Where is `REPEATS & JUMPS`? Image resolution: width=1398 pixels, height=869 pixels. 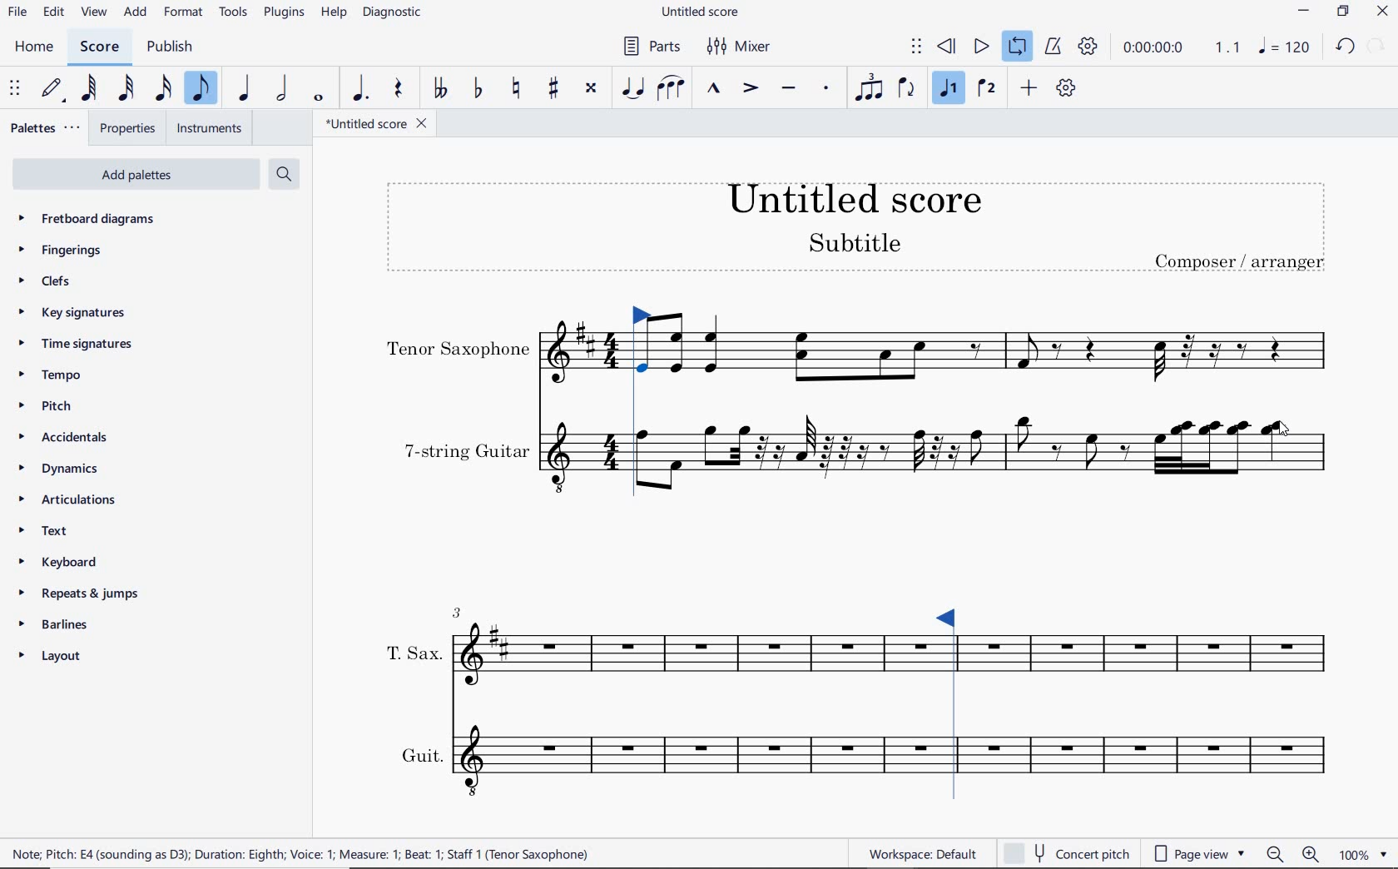
REPEATS & JUMPS is located at coordinates (81, 596).